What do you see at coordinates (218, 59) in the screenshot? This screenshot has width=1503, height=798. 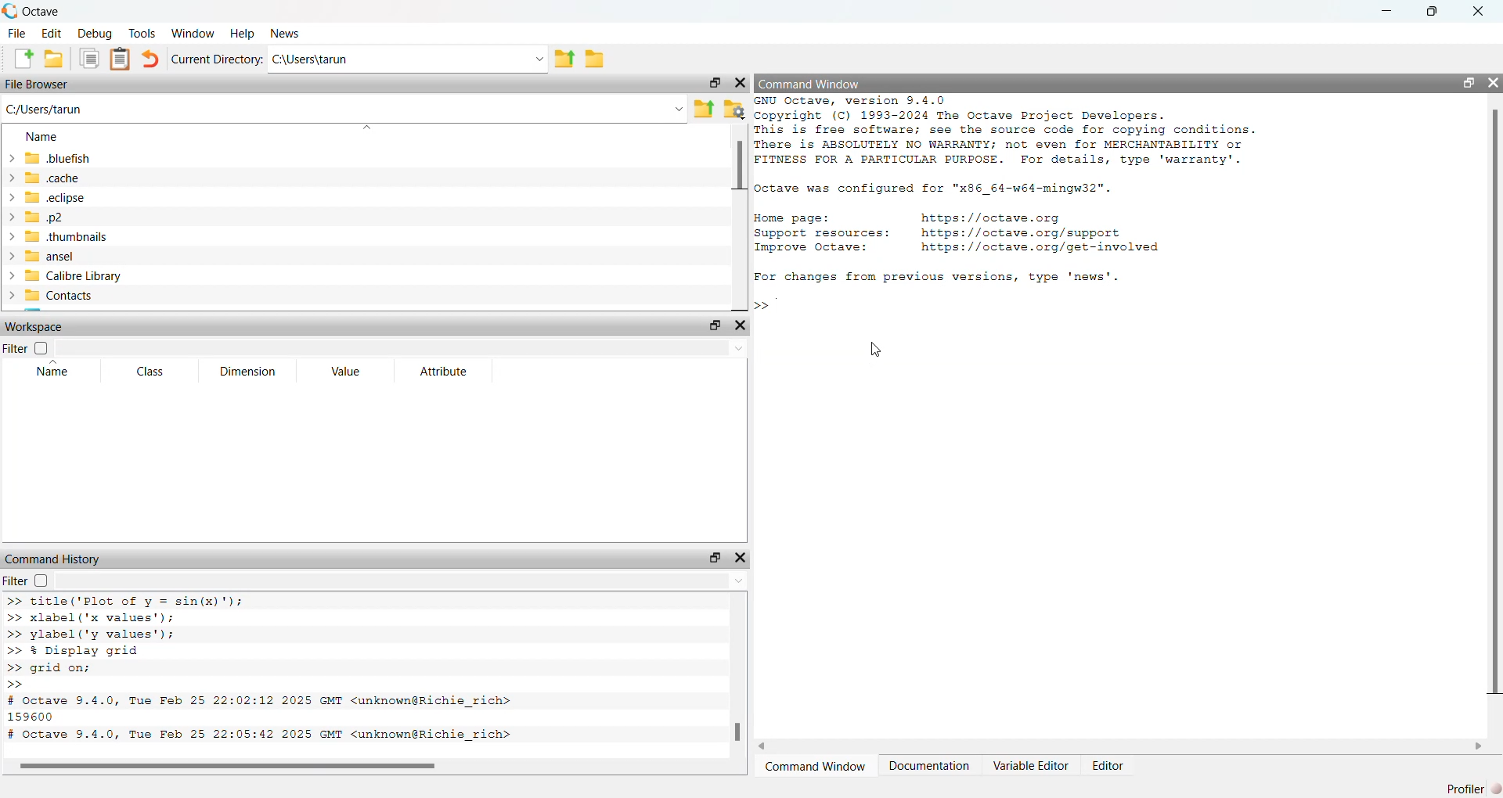 I see `Current directory` at bounding box center [218, 59].